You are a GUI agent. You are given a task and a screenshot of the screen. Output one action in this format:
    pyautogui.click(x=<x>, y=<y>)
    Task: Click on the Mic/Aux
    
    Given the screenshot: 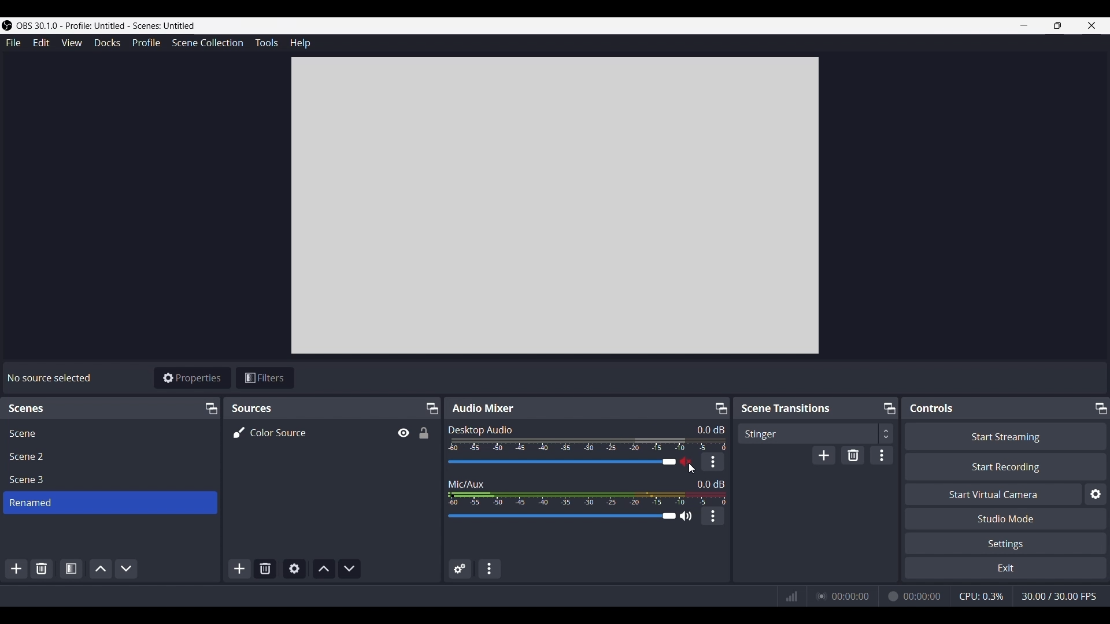 What is the action you would take?
    pyautogui.click(x=467, y=482)
    